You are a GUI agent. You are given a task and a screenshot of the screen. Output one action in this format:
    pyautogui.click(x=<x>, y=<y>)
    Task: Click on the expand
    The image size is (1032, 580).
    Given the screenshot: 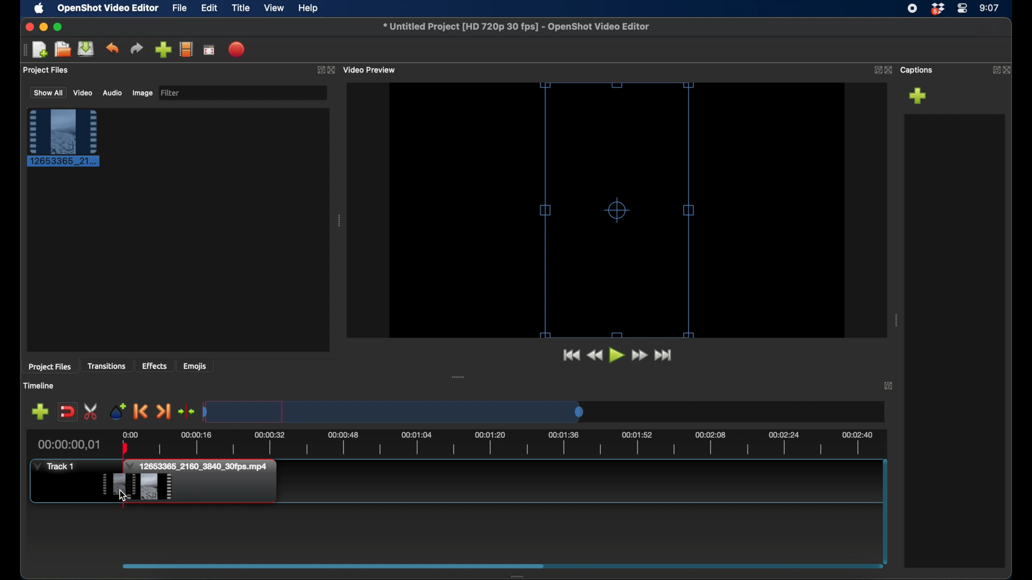 What is the action you would take?
    pyautogui.click(x=993, y=69)
    